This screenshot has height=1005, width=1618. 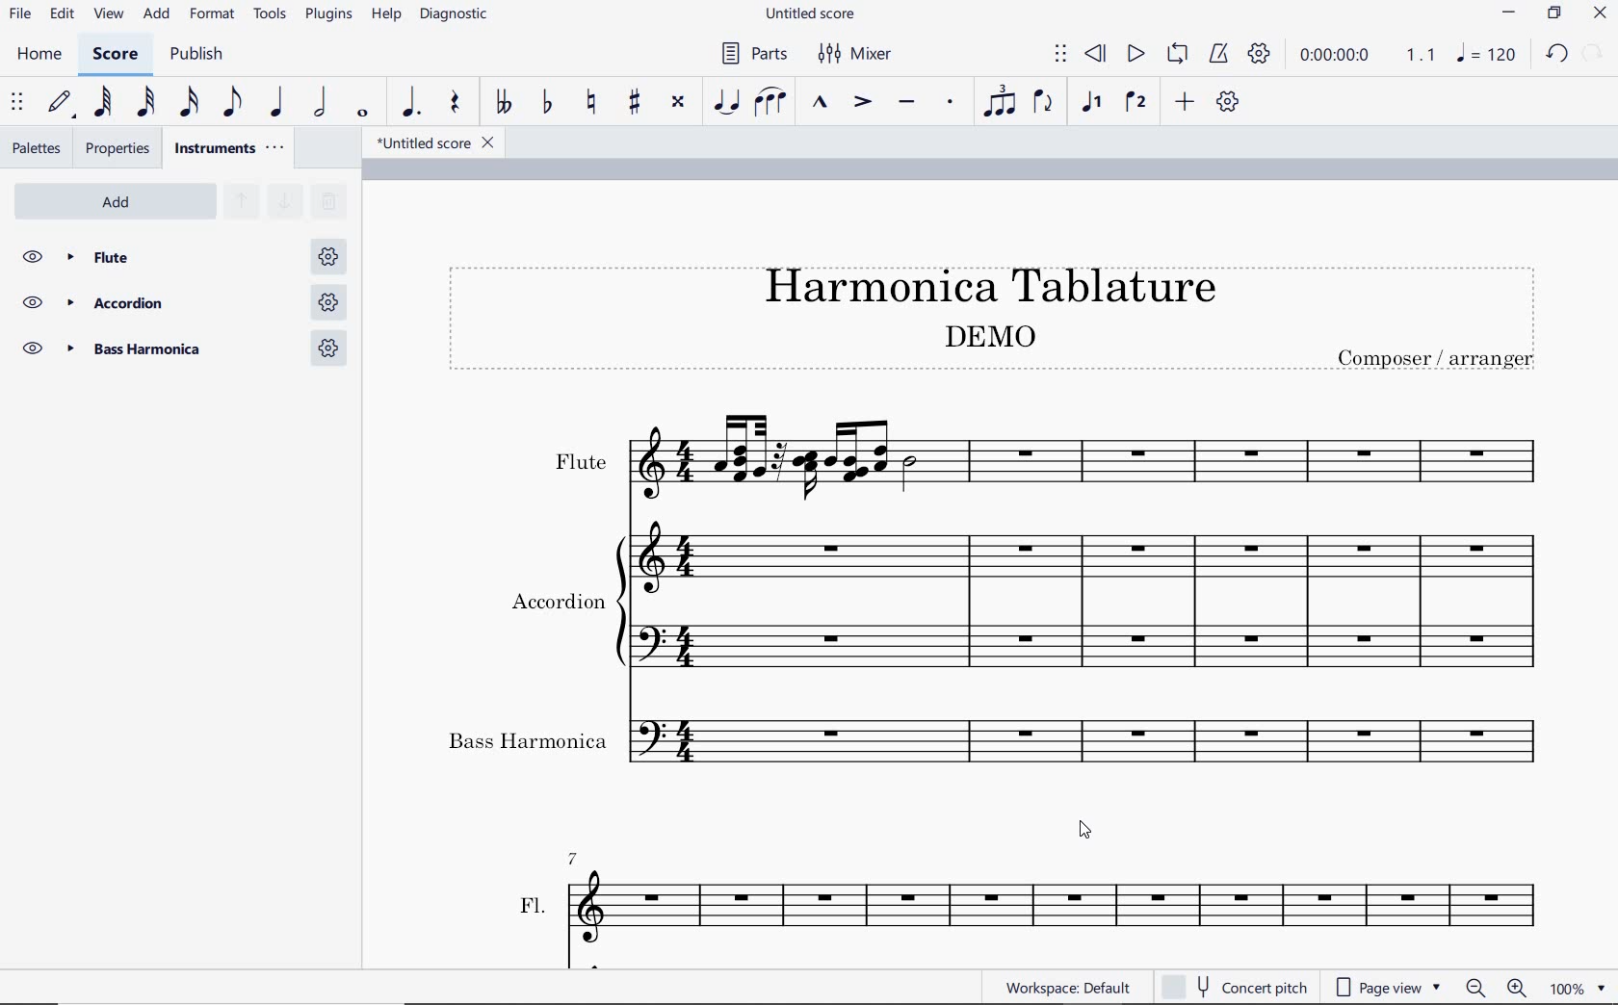 I want to click on BAss Harmonica, so click(x=115, y=357).